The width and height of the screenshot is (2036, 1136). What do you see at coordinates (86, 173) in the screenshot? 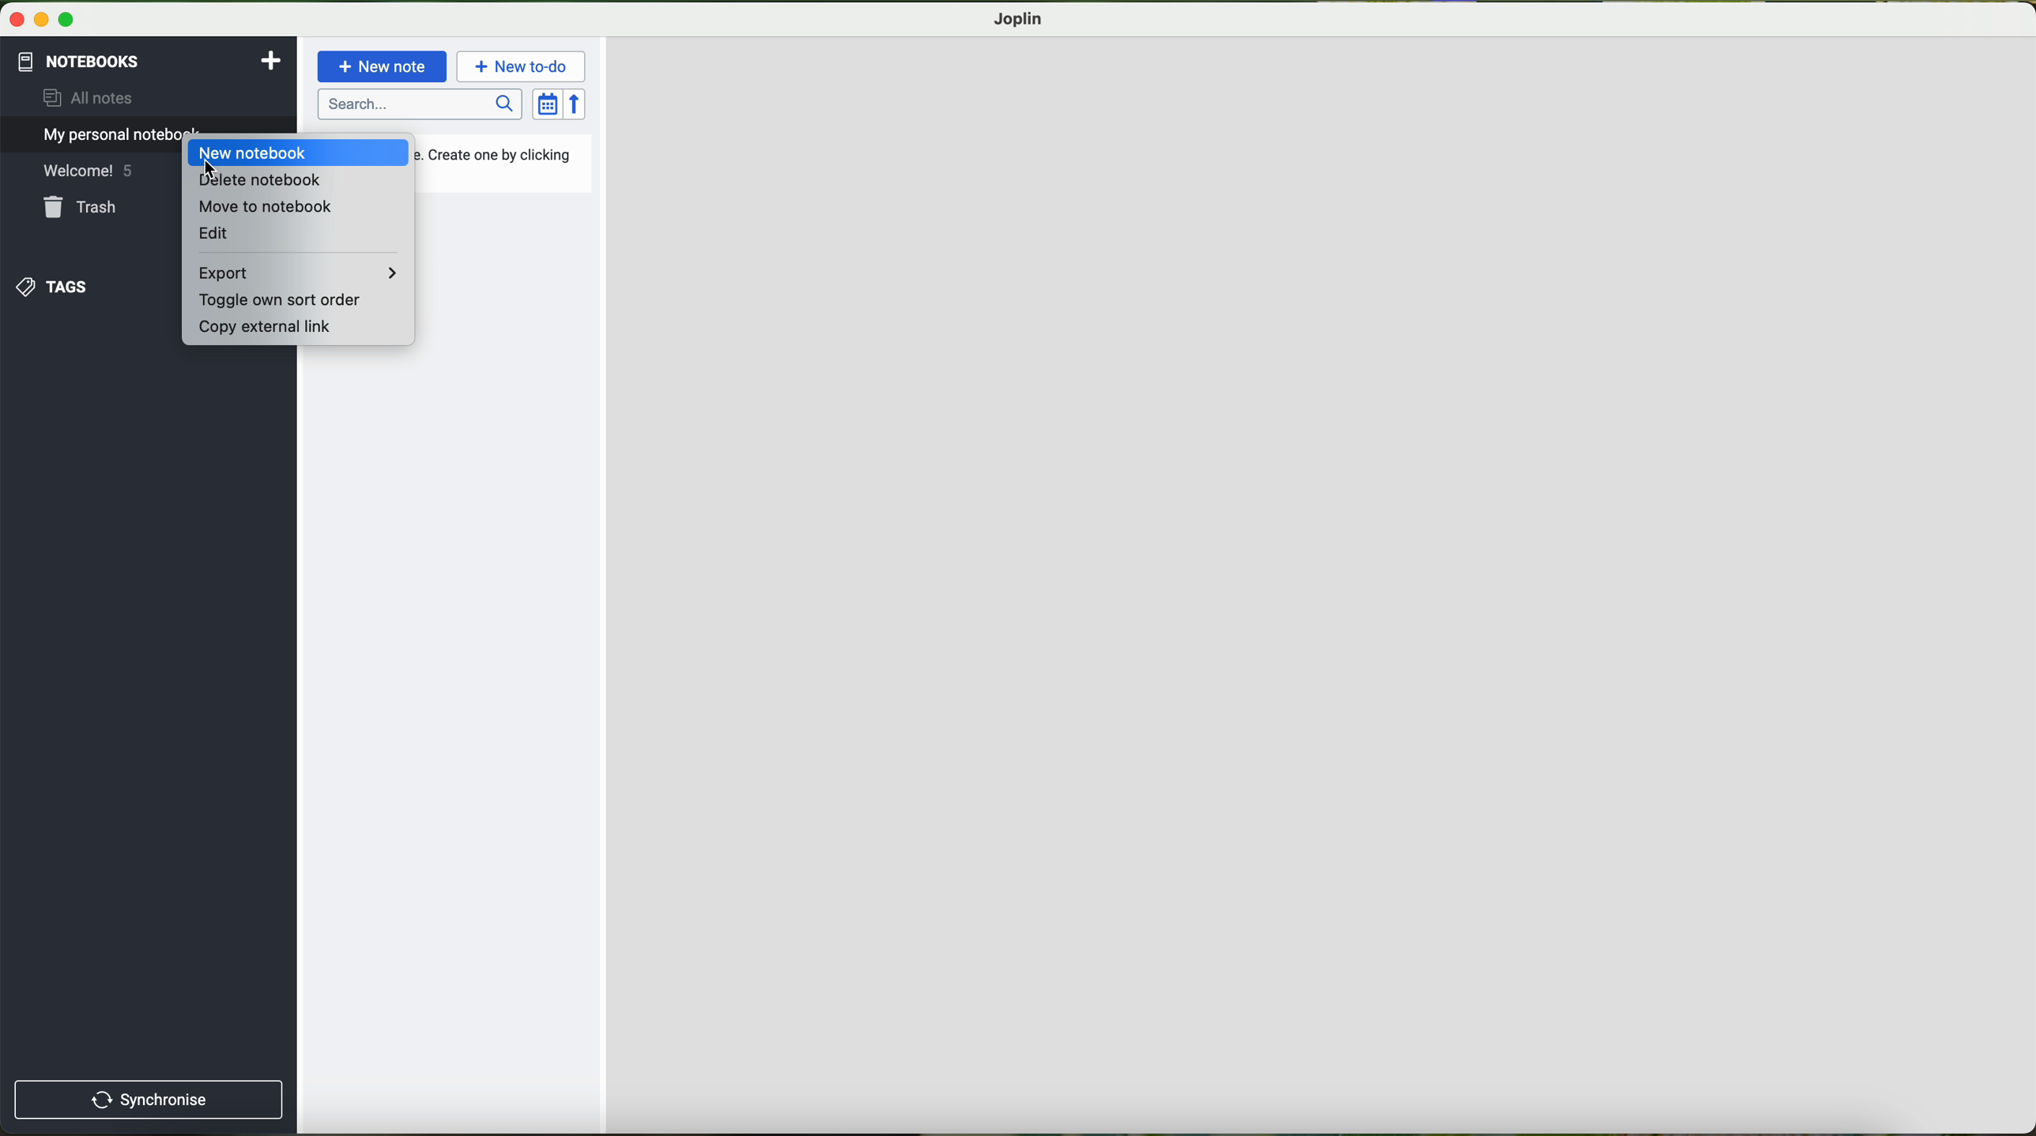
I see `welcome! 5` at bounding box center [86, 173].